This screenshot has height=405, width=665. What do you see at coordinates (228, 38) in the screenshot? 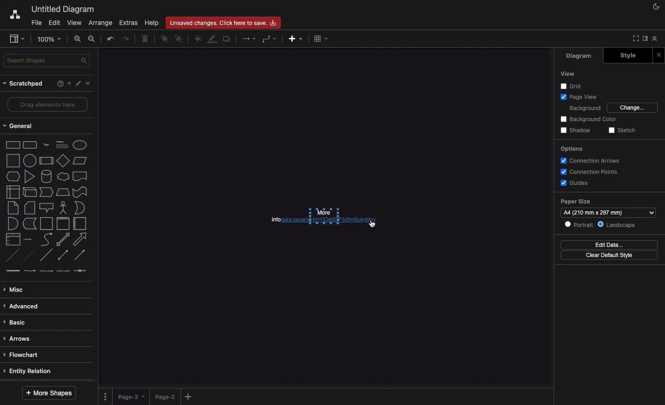
I see `Duplicate` at bounding box center [228, 38].